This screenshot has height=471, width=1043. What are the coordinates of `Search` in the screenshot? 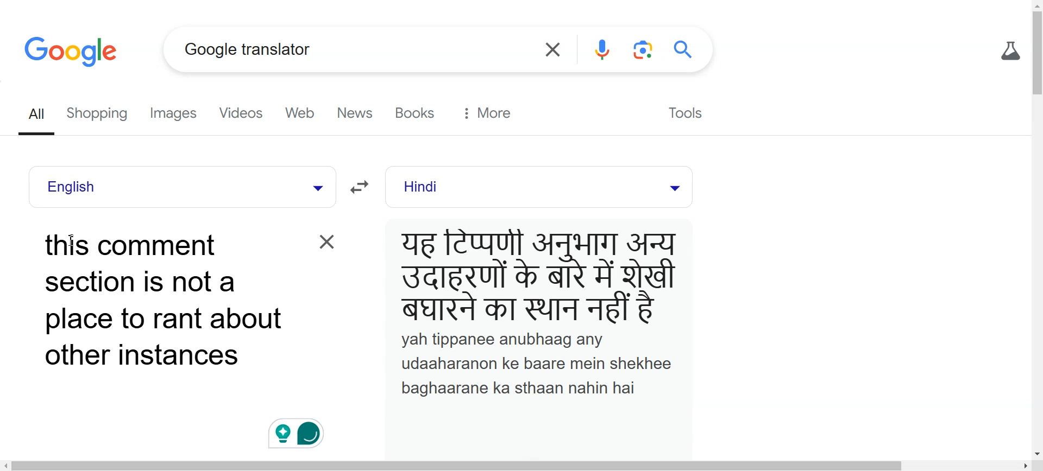 It's located at (687, 49).